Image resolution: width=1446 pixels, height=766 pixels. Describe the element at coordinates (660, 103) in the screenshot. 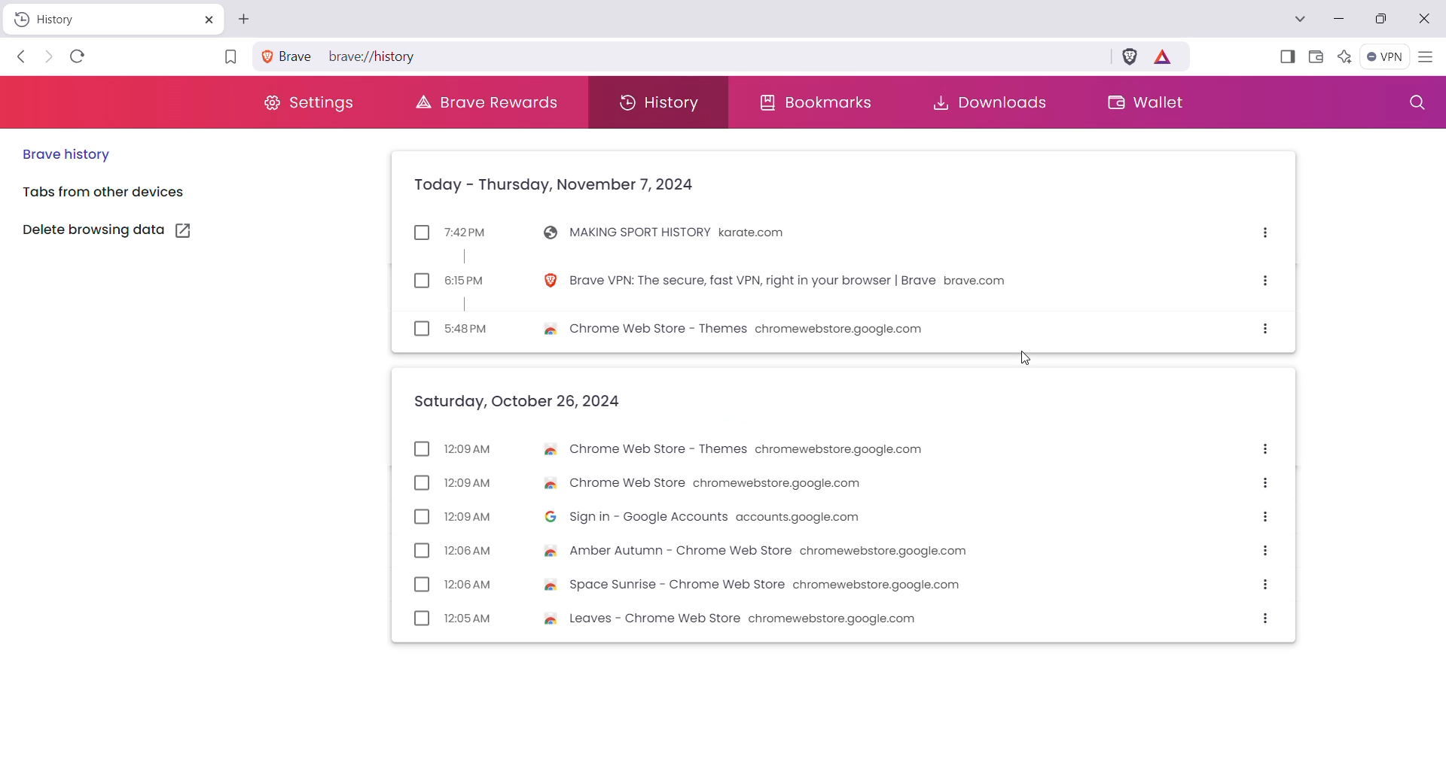

I see `History` at that location.